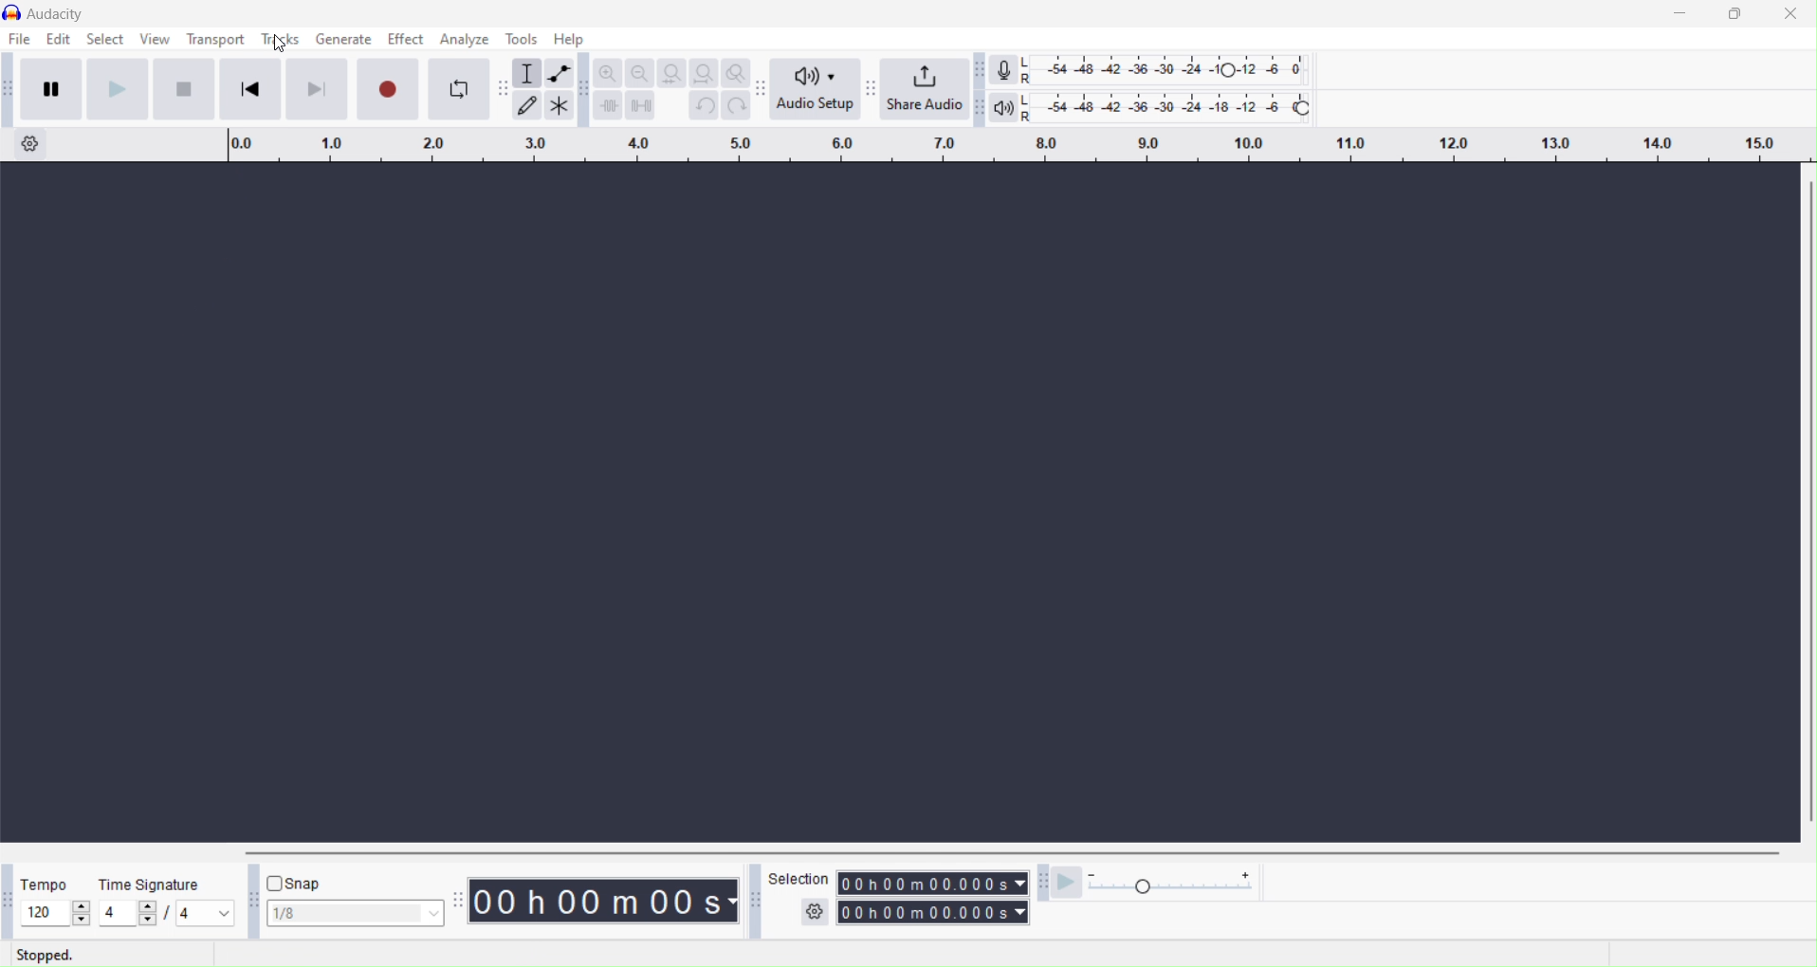 This screenshot has width=1817, height=967. I want to click on Generate, so click(340, 39).